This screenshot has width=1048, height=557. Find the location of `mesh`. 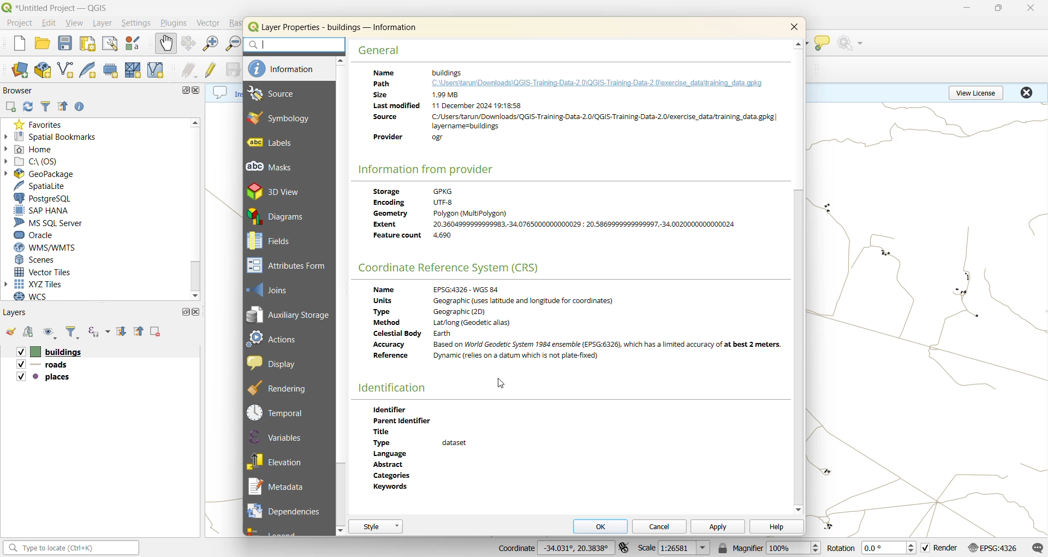

mesh is located at coordinates (133, 71).